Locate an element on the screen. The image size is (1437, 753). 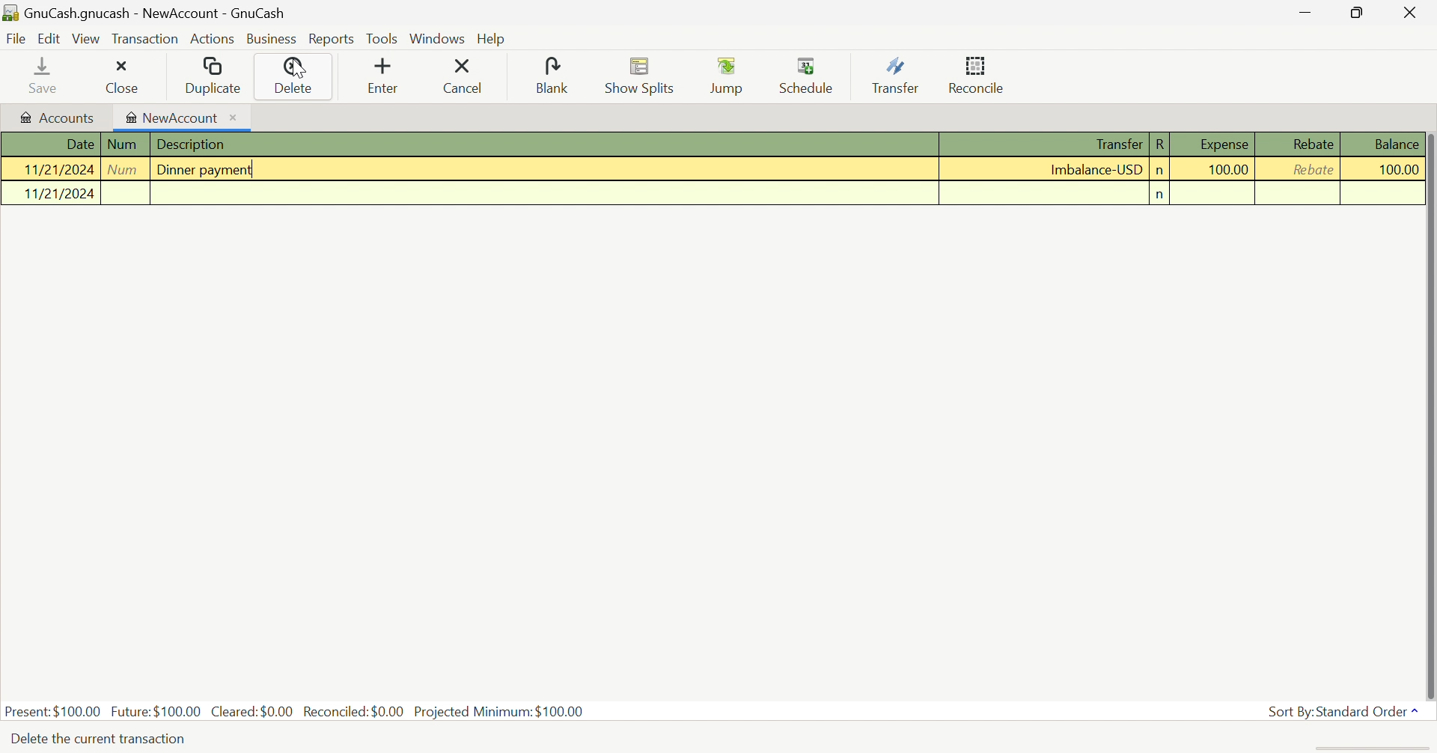
100.00 is located at coordinates (1397, 171).